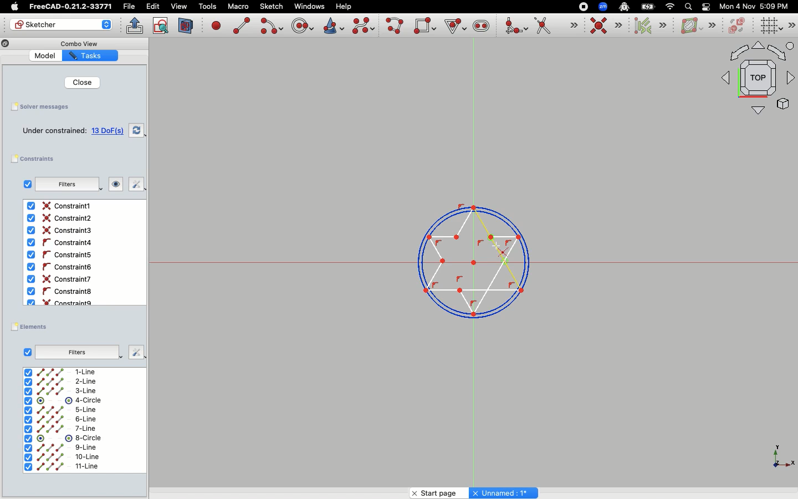 The image size is (798, 499). Describe the element at coordinates (28, 352) in the screenshot. I see `Checkbox` at that location.